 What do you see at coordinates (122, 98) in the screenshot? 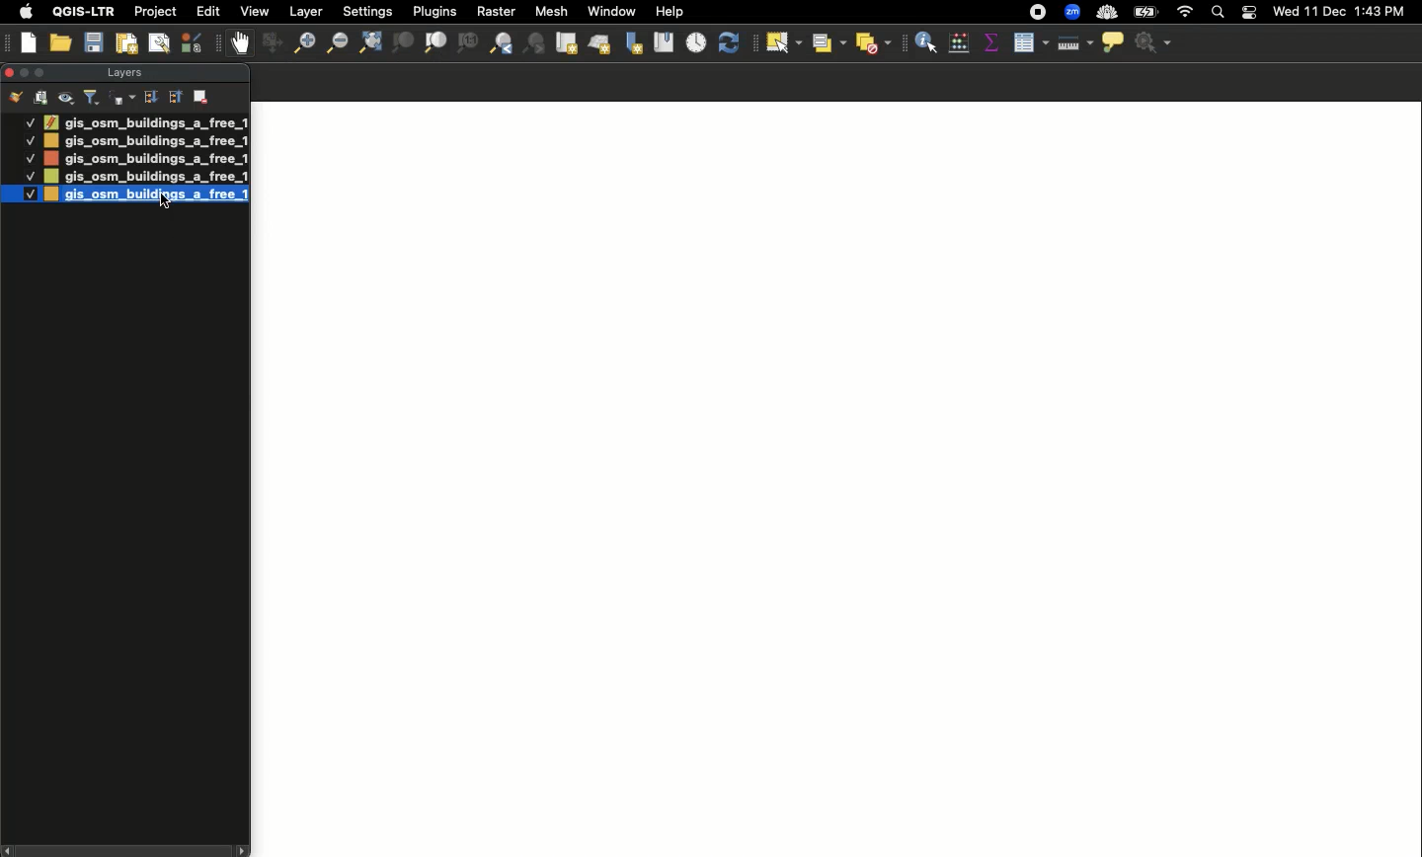
I see `Filter legend by expression` at bounding box center [122, 98].